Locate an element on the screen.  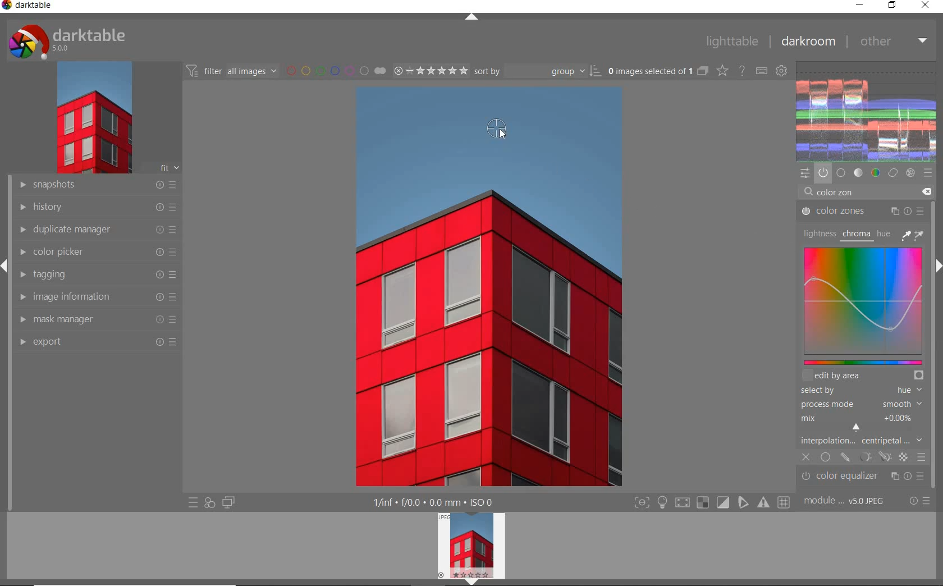
focus is located at coordinates (641, 503).